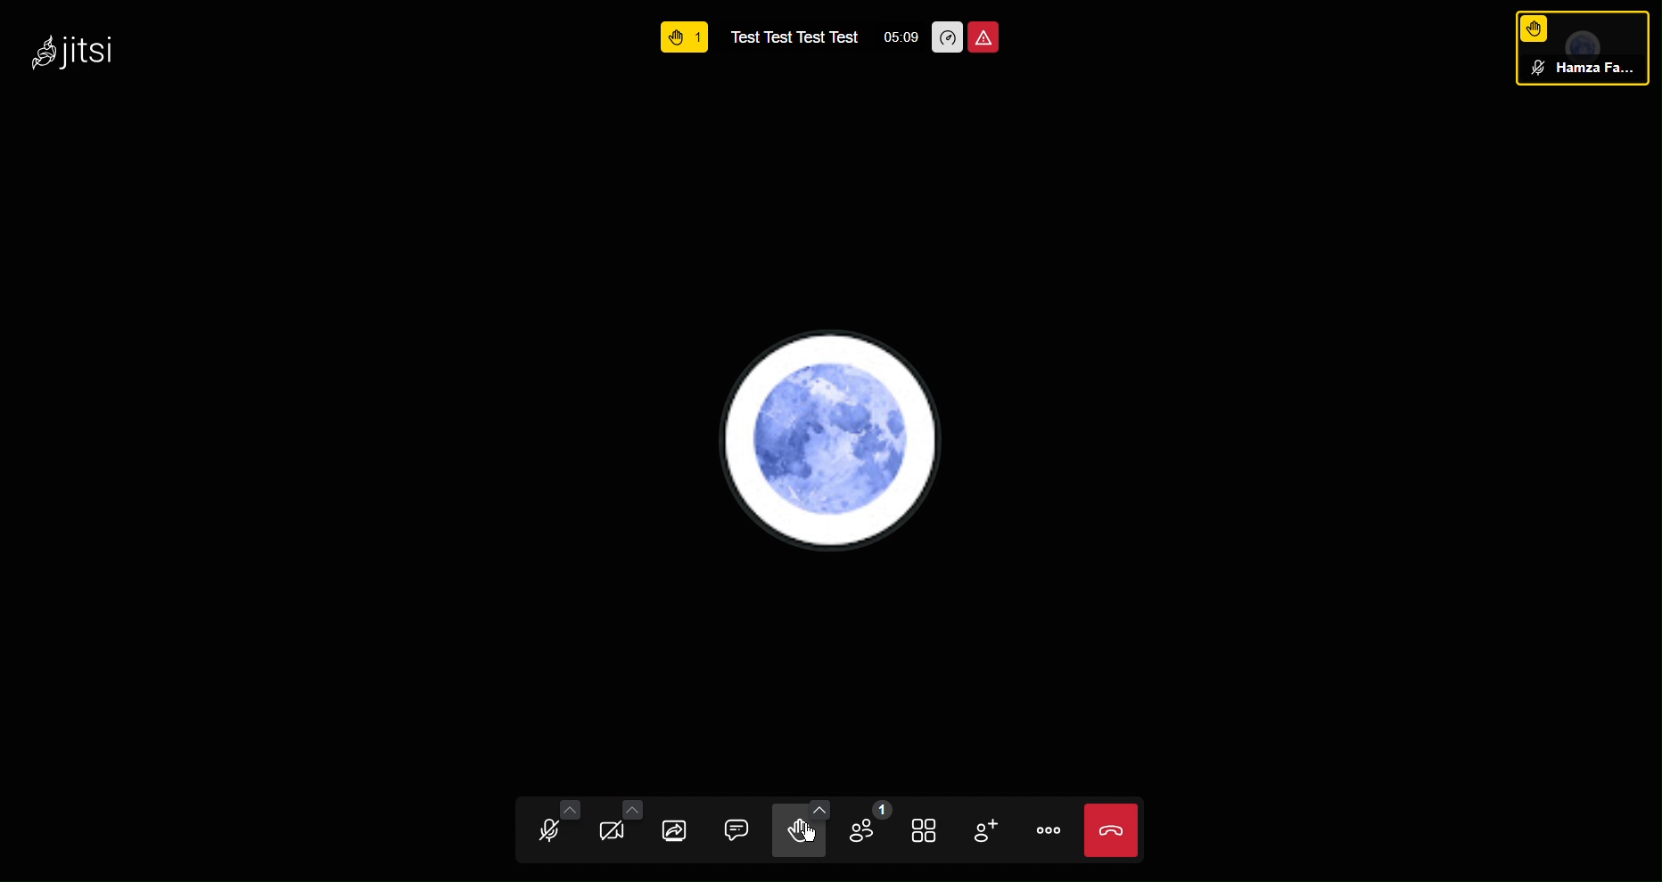  I want to click on cursor, so click(809, 828).